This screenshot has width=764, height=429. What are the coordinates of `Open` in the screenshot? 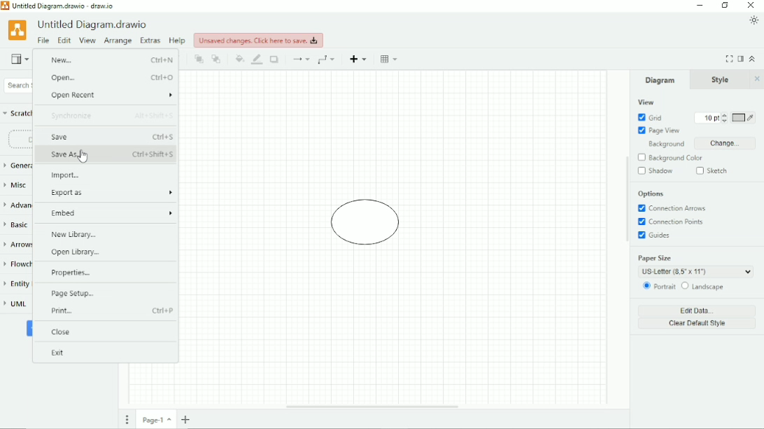 It's located at (111, 78).